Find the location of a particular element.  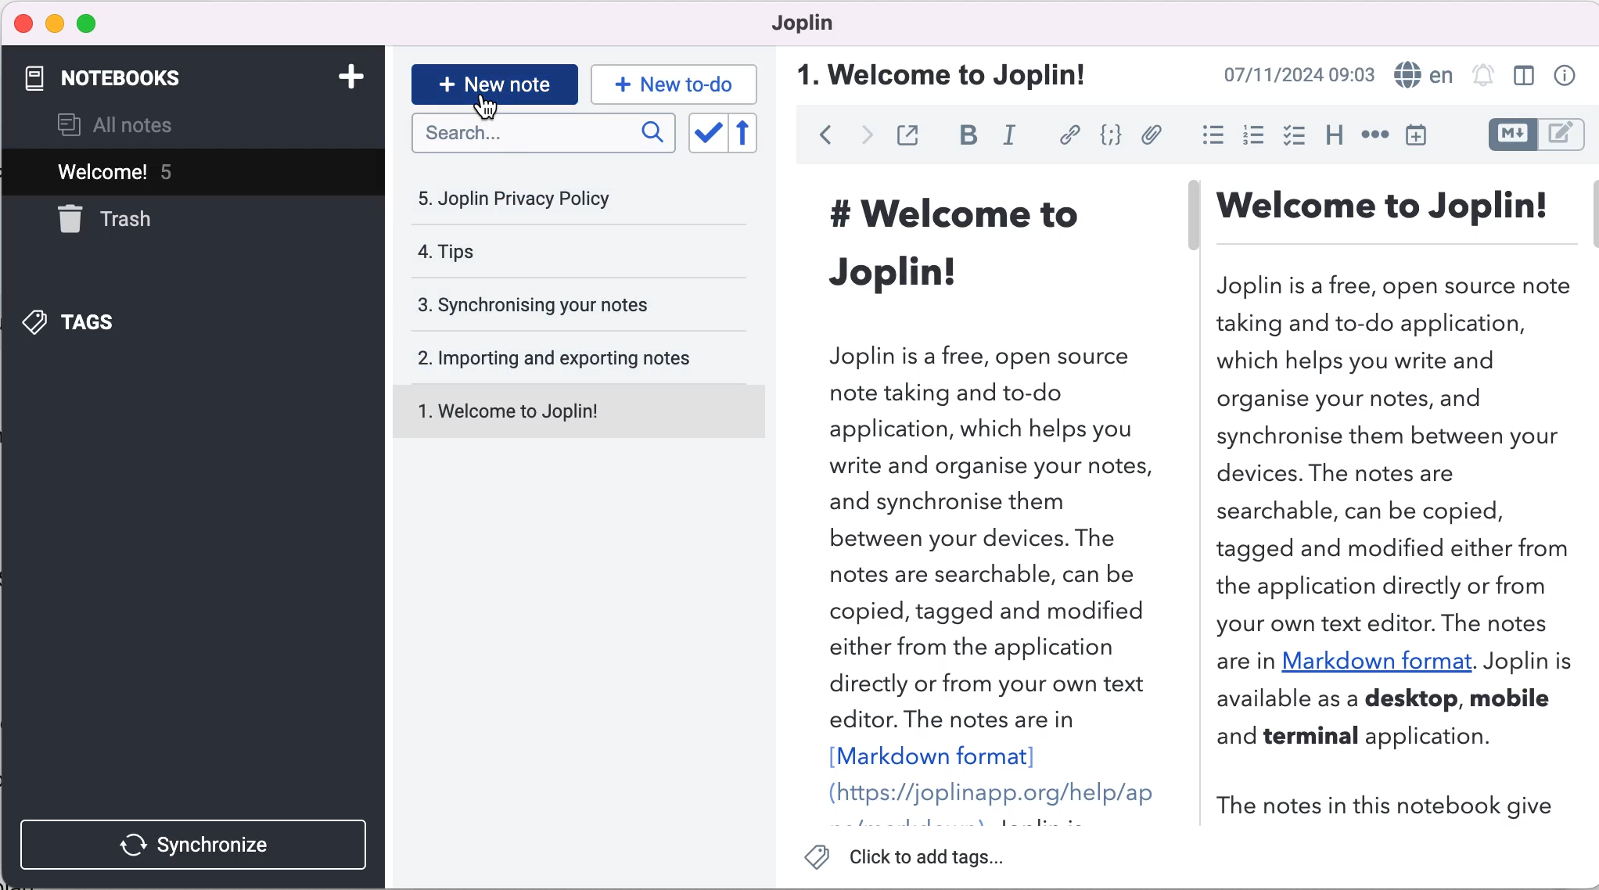

welcome to joplin! is located at coordinates (536, 414).